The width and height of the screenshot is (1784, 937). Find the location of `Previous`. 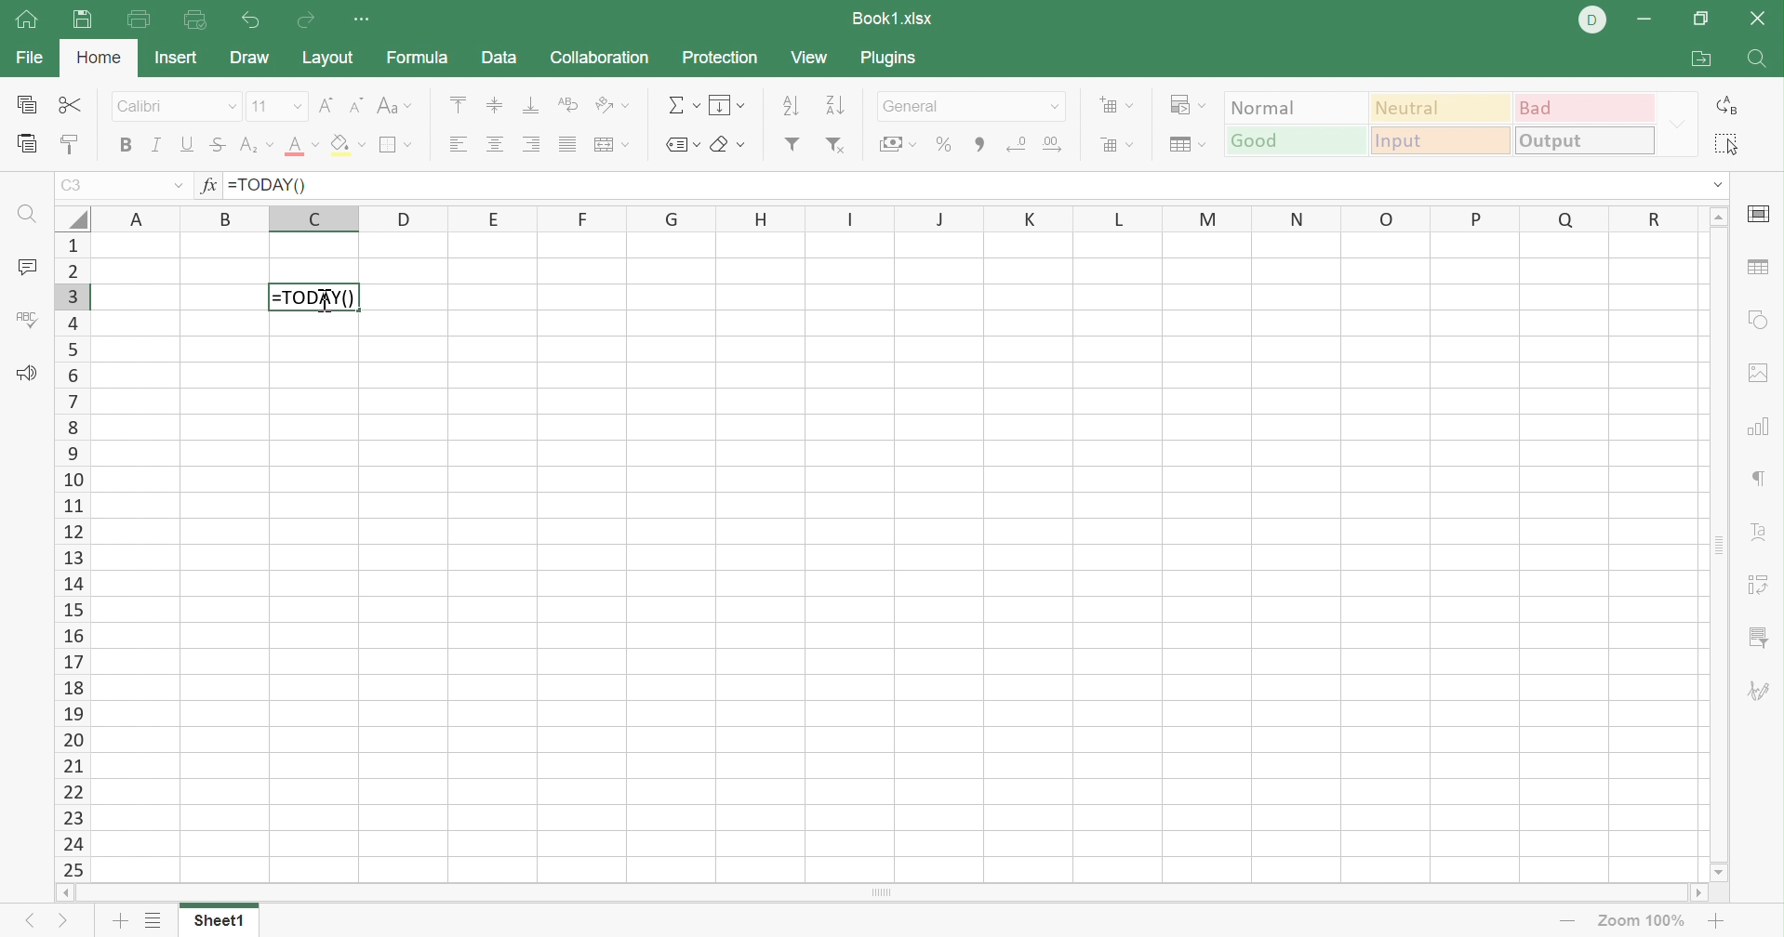

Previous is located at coordinates (21, 923).